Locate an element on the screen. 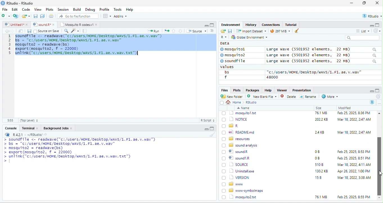  | @] INSTALL is located at coordinates (236, 139).